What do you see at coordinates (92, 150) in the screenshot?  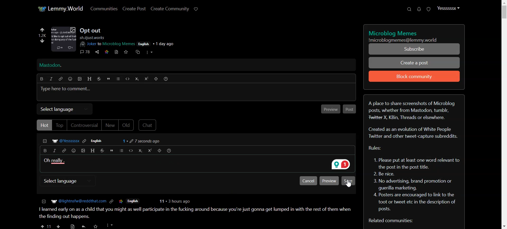 I see `Header` at bounding box center [92, 150].